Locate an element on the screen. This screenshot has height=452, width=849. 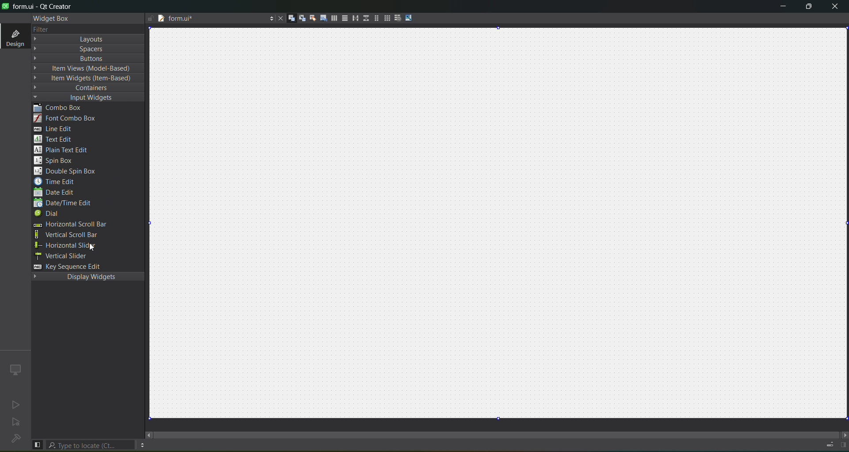
close is located at coordinates (836, 7).